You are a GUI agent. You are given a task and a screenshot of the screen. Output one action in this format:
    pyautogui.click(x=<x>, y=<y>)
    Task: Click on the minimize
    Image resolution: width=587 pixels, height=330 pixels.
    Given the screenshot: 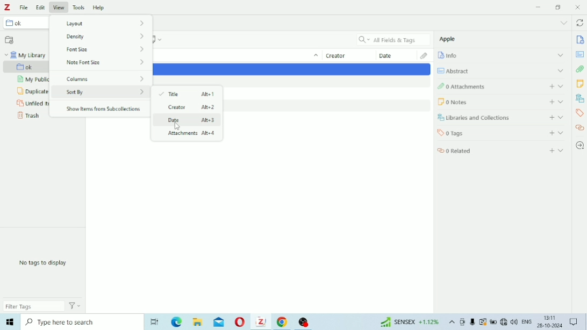 What is the action you would take?
    pyautogui.click(x=539, y=6)
    